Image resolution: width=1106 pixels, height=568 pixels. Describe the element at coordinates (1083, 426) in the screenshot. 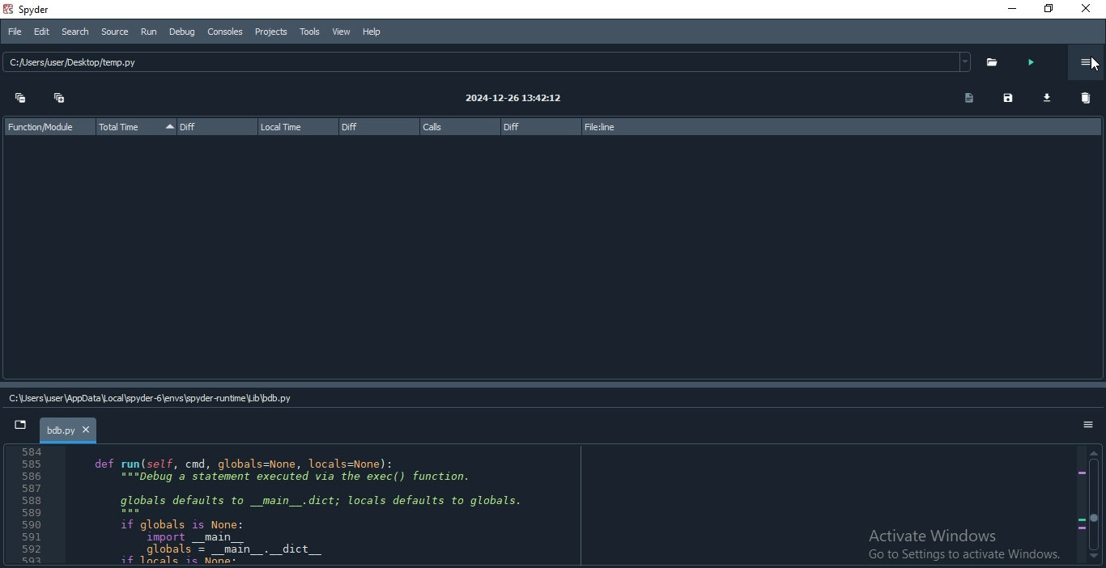

I see `options` at that location.